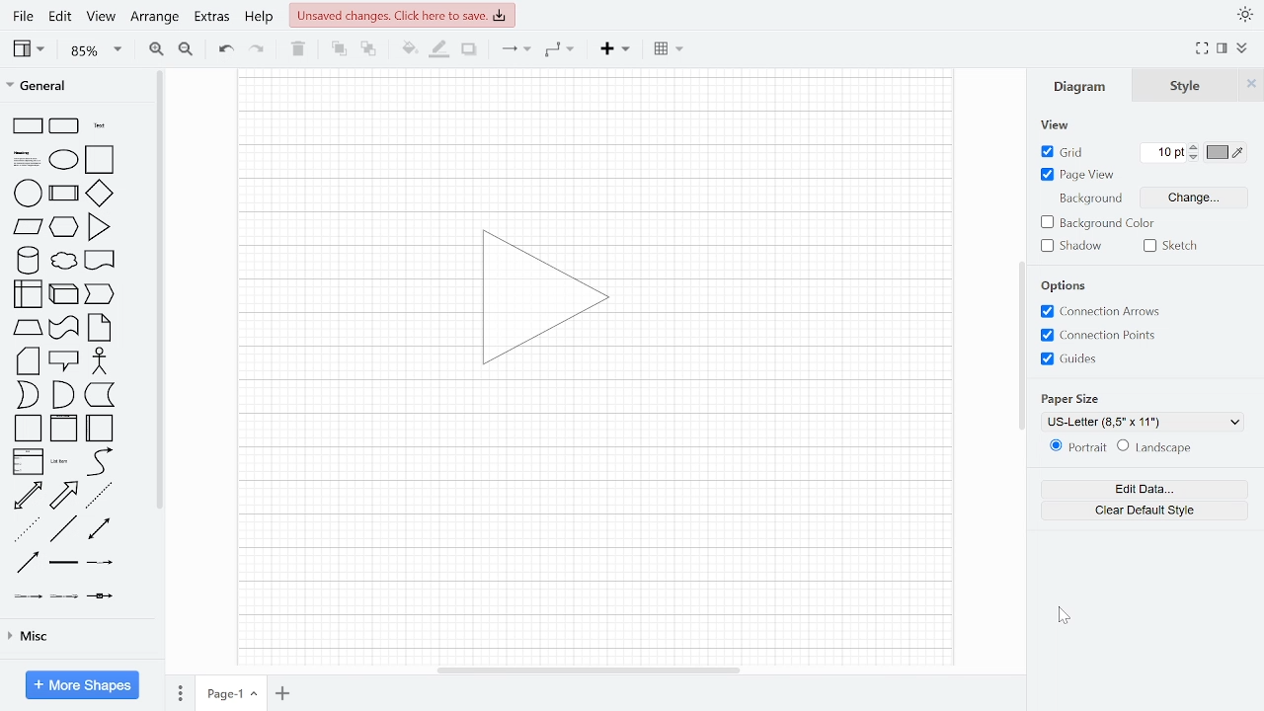  What do you see at coordinates (80, 637) in the screenshot?
I see `Misc` at bounding box center [80, 637].